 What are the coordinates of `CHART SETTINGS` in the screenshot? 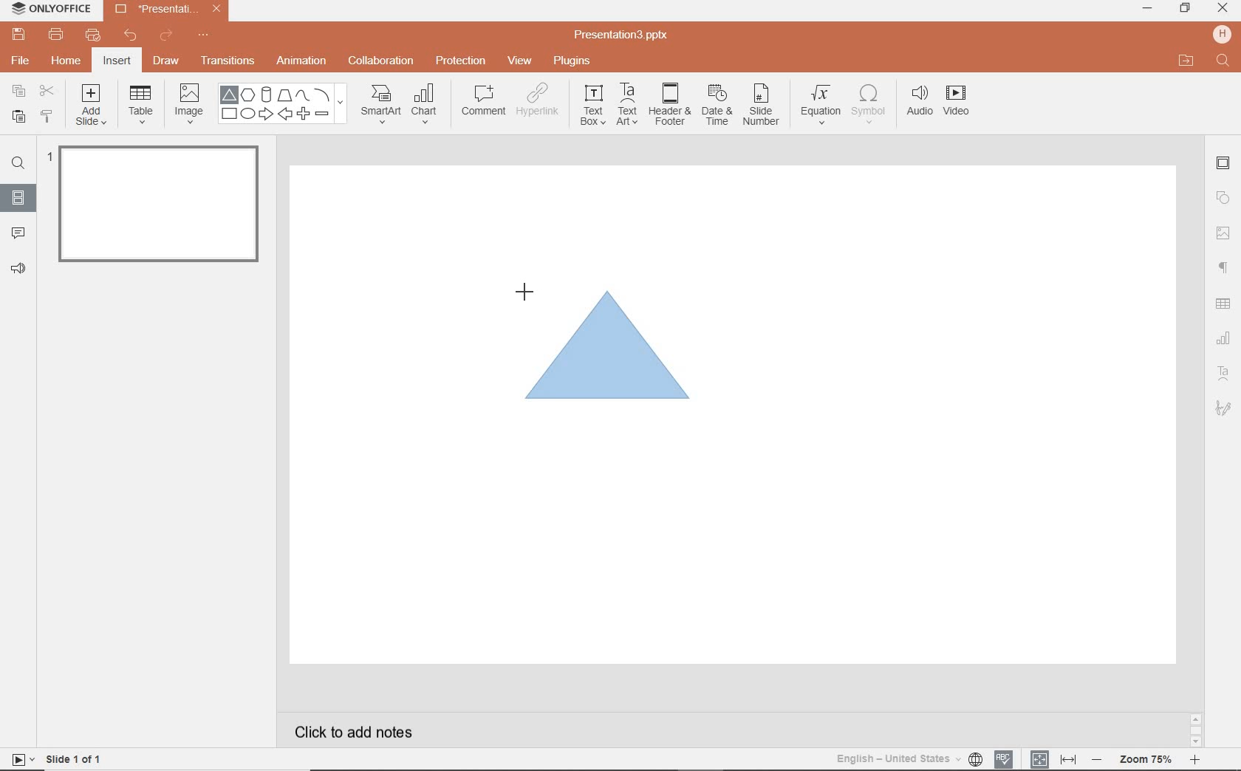 It's located at (1224, 337).